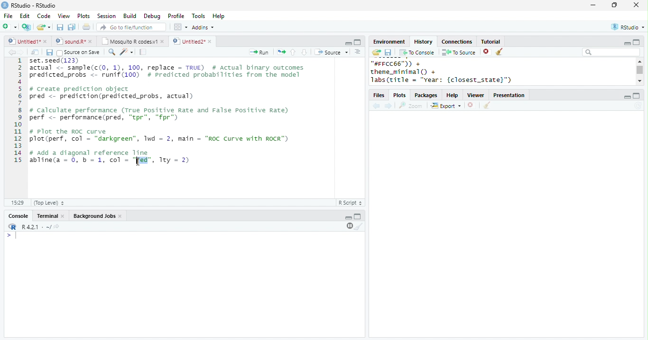 Image resolution: width=648 pixels, height=340 pixels. What do you see at coordinates (130, 16) in the screenshot?
I see `Build` at bounding box center [130, 16].